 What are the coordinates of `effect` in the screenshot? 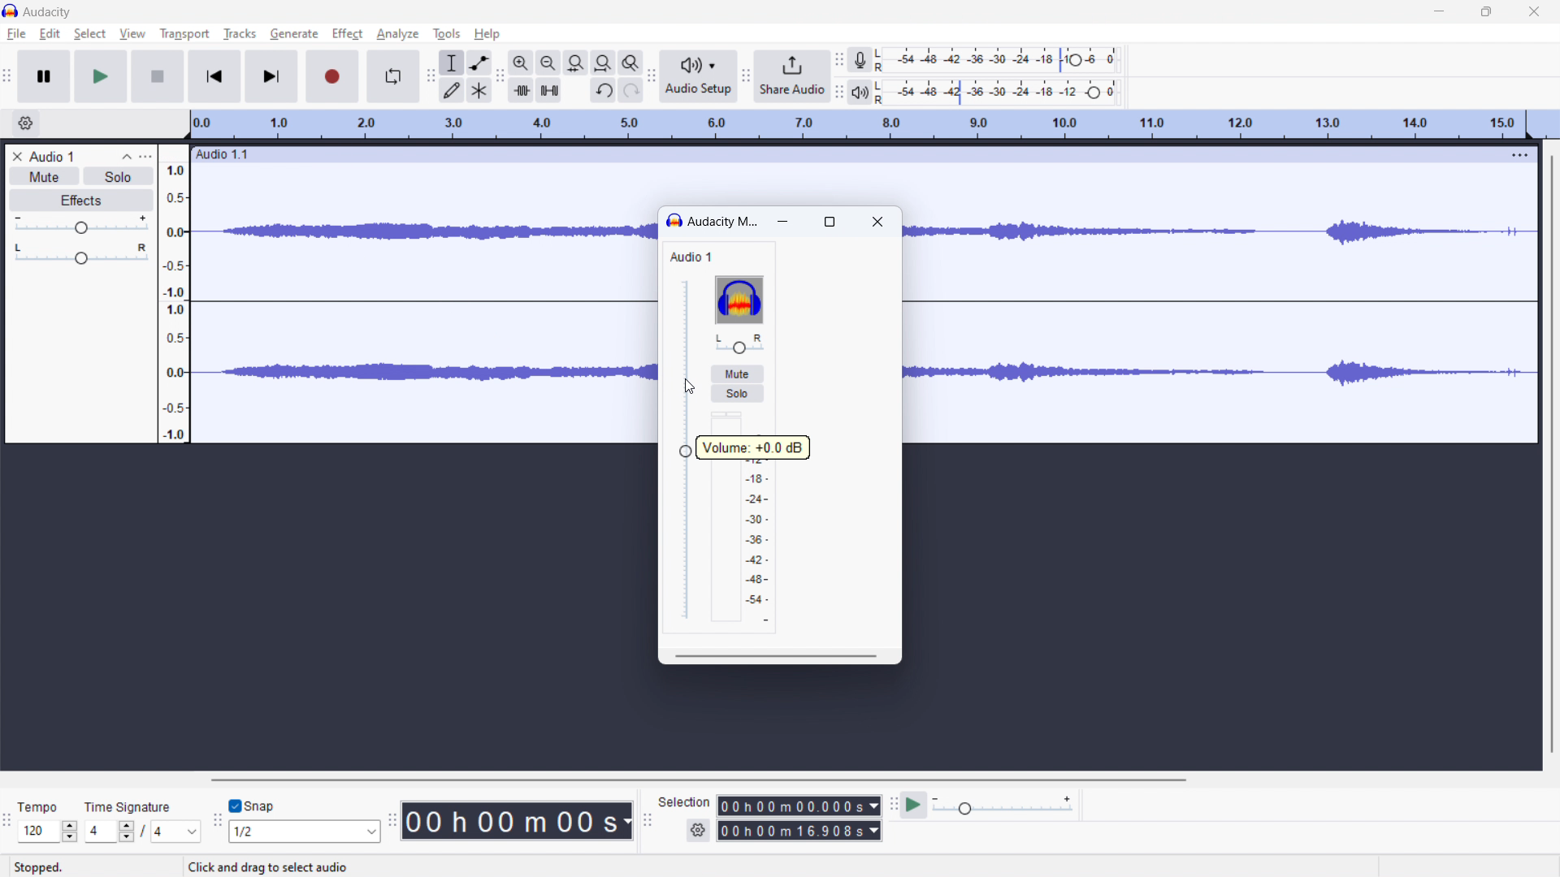 It's located at (347, 33).